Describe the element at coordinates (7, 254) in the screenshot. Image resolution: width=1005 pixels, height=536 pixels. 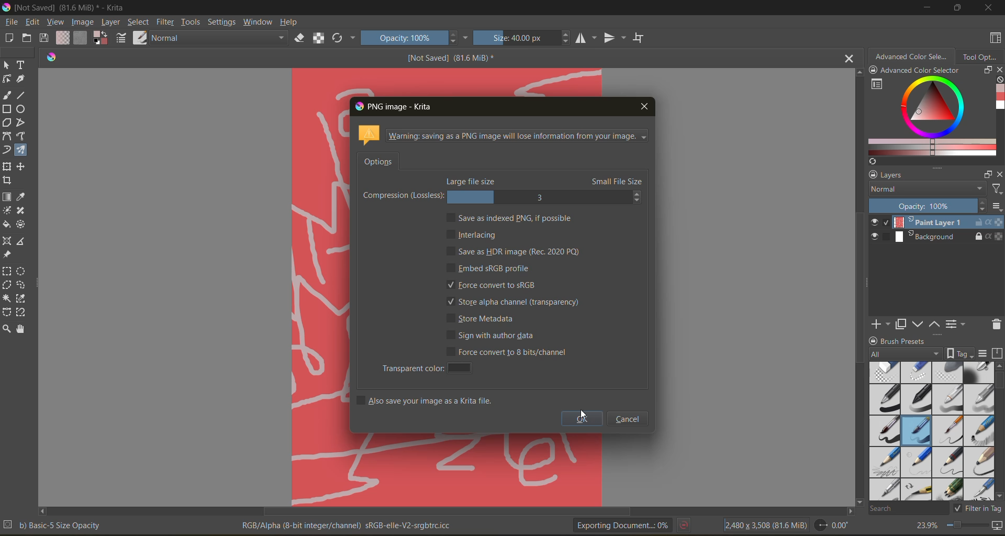
I see `tool` at that location.